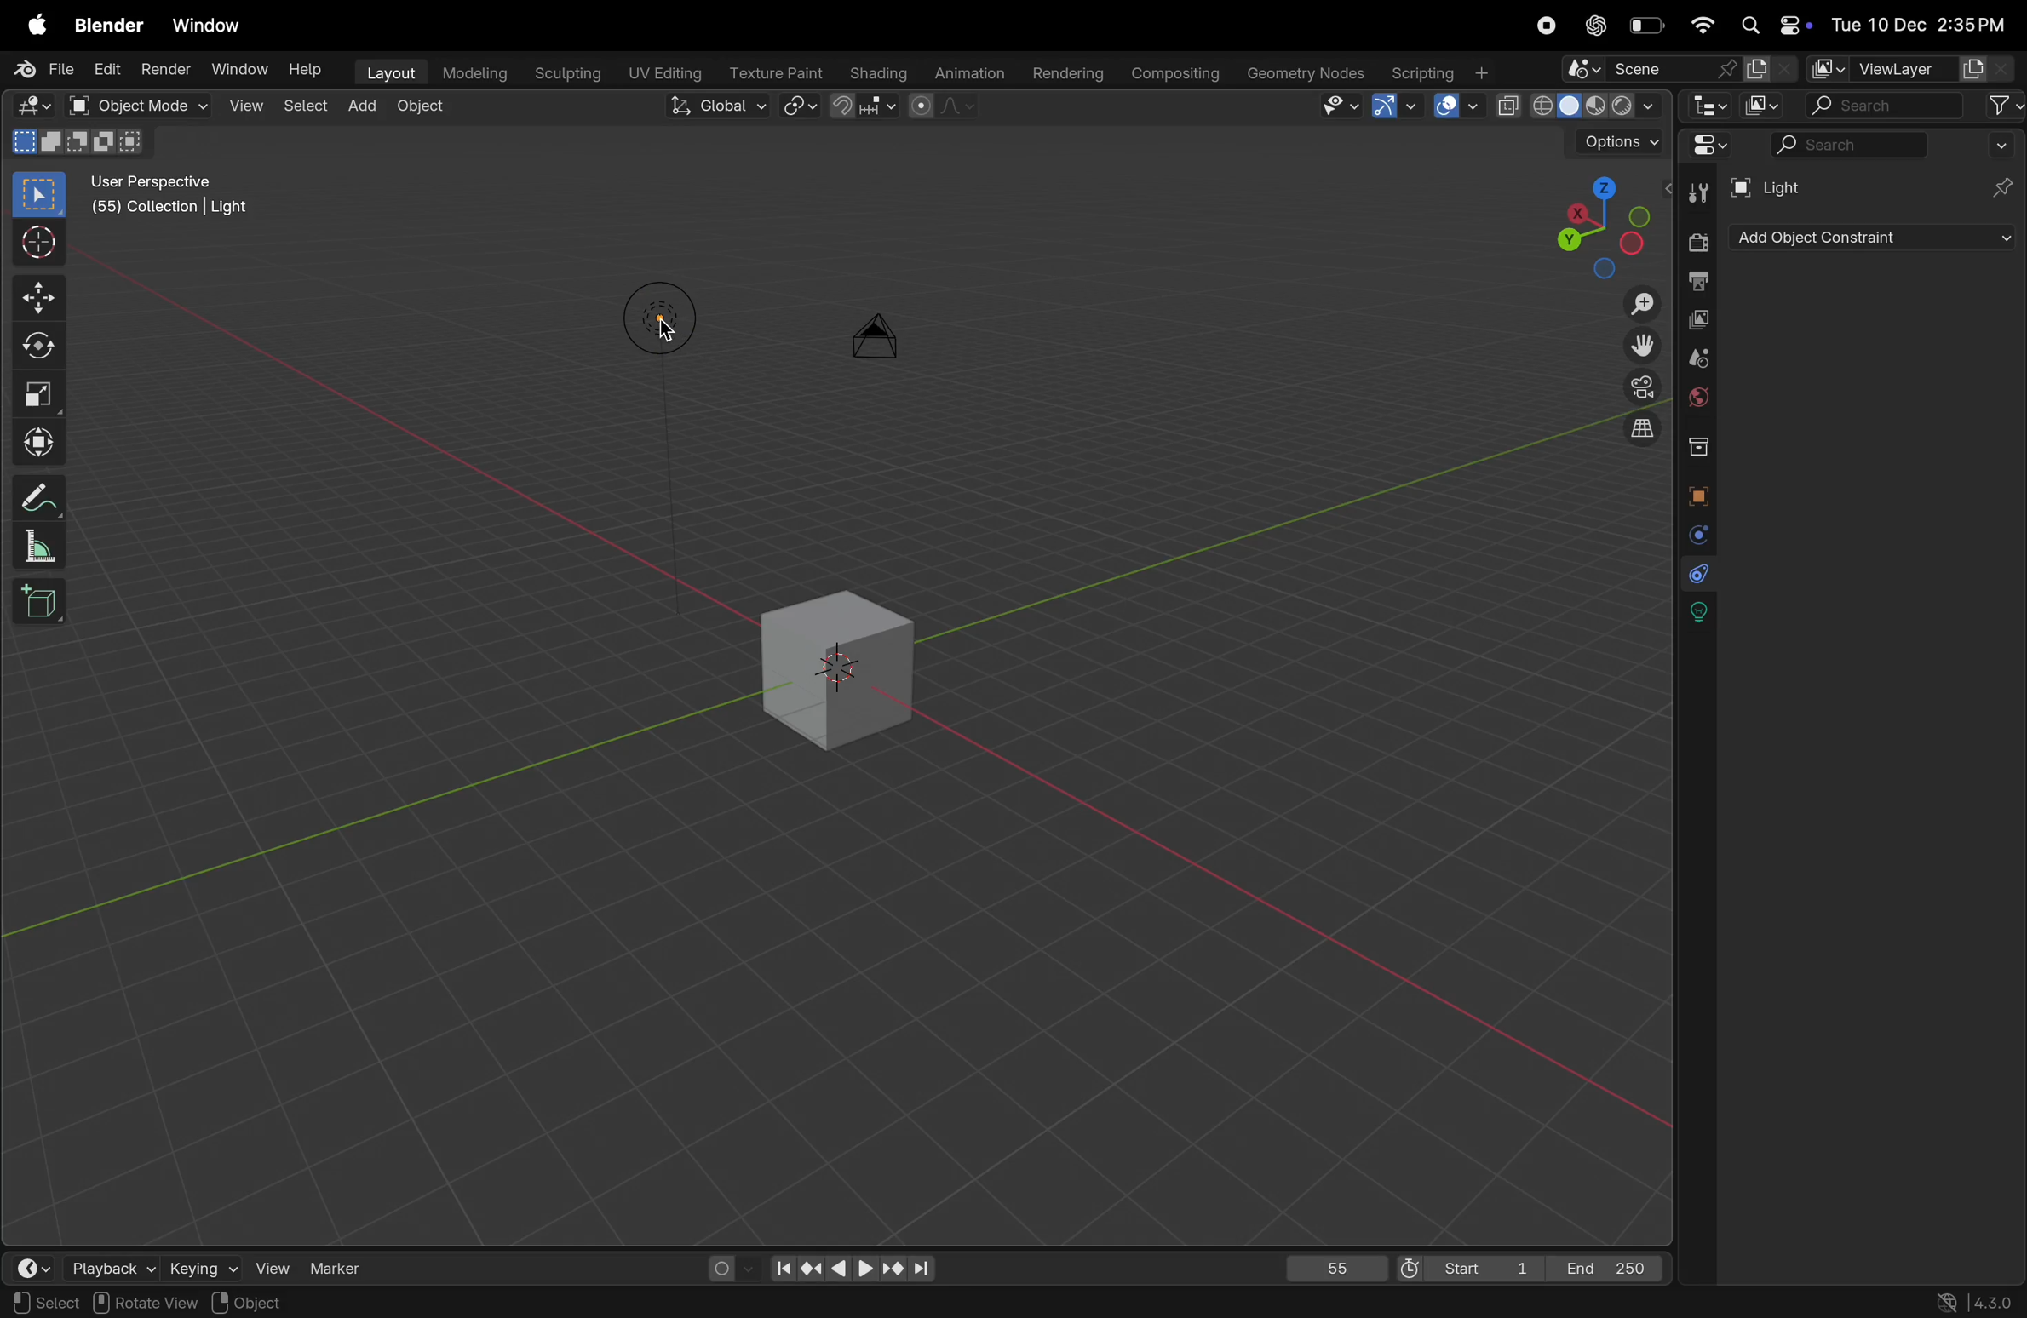 The width and height of the screenshot is (2027, 1318). Describe the element at coordinates (145, 1303) in the screenshot. I see `rotate` at that location.